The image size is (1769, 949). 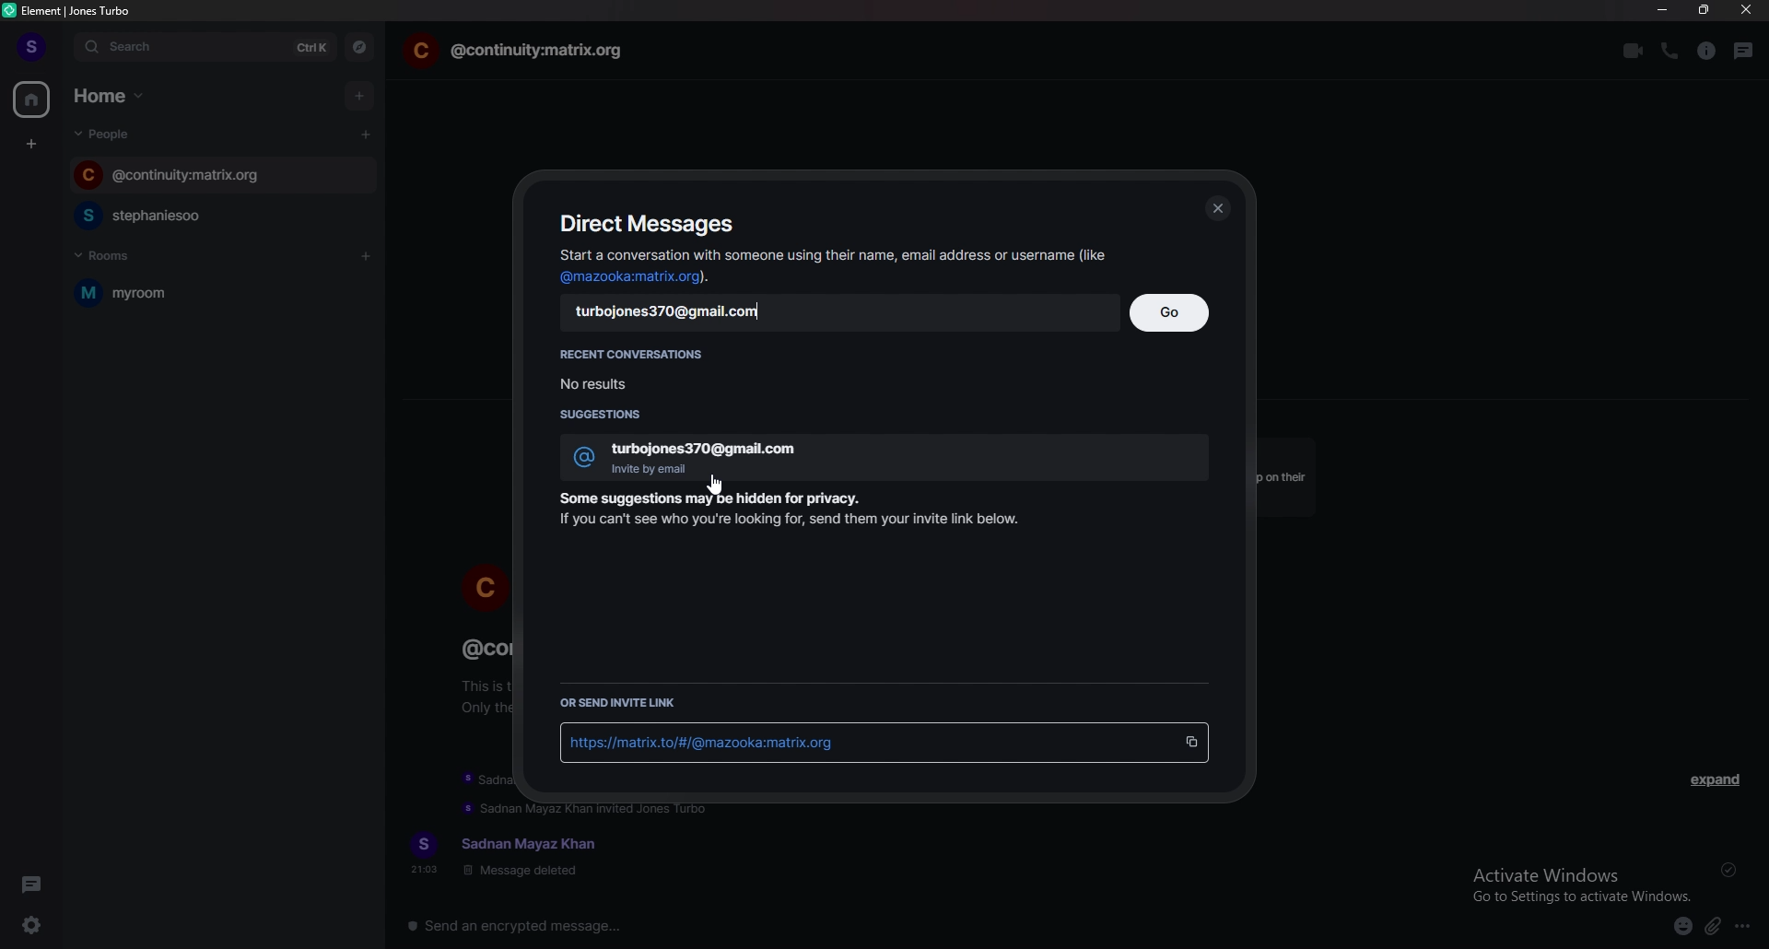 What do you see at coordinates (113, 95) in the screenshot?
I see `home` at bounding box center [113, 95].